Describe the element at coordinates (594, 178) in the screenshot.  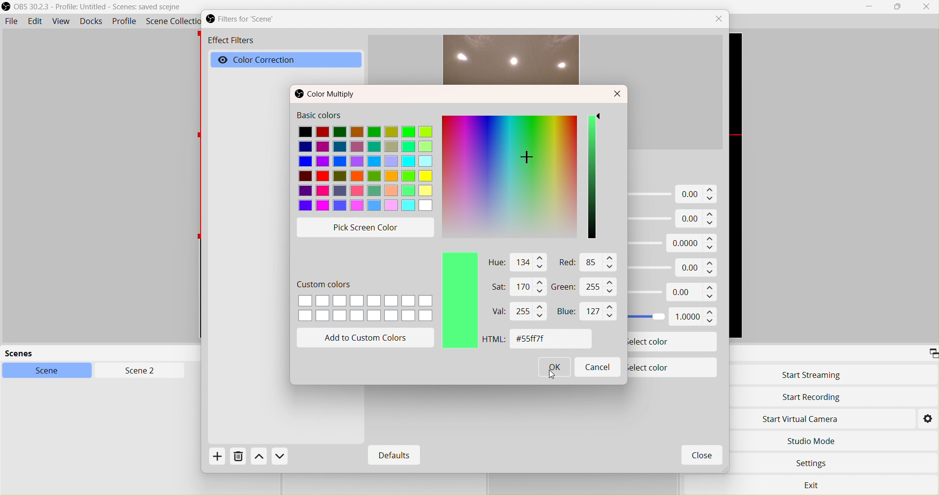
I see `color scale` at that location.